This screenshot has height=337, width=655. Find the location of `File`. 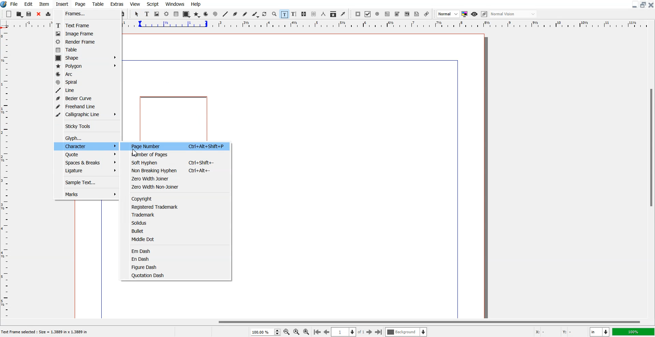

File is located at coordinates (15, 4).